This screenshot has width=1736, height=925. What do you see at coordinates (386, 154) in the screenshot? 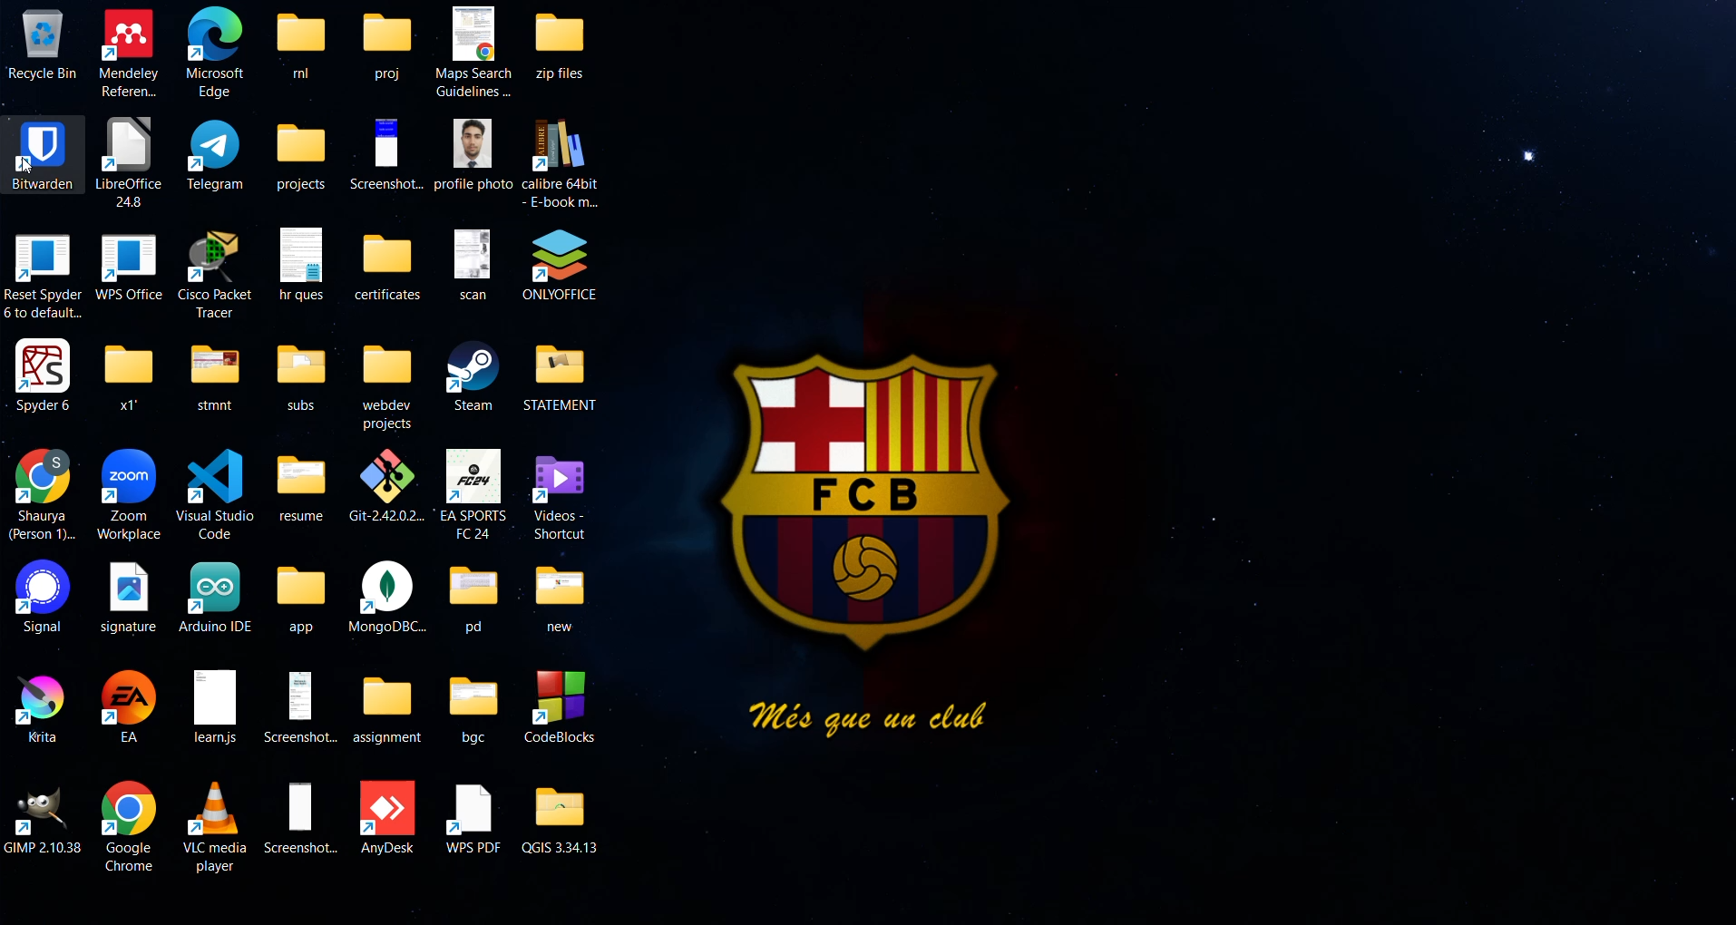
I see `Screenshot...` at bounding box center [386, 154].